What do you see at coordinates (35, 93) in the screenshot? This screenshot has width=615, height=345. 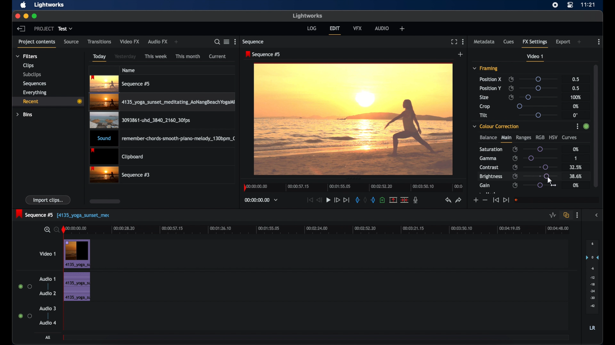 I see `everything` at bounding box center [35, 93].